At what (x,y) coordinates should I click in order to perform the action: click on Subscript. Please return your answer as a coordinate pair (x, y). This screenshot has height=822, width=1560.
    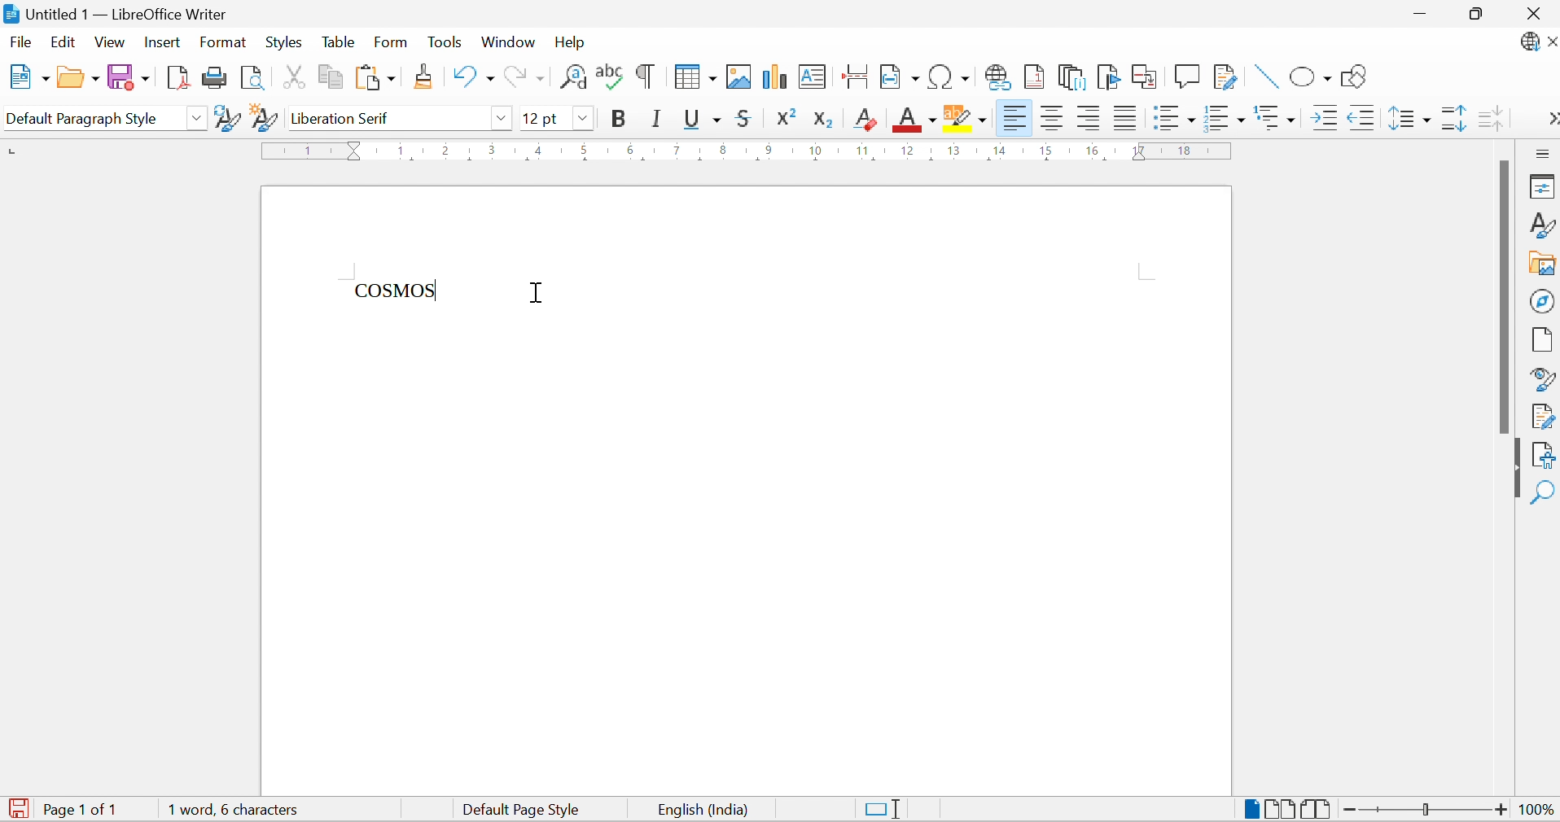
    Looking at the image, I should click on (828, 120).